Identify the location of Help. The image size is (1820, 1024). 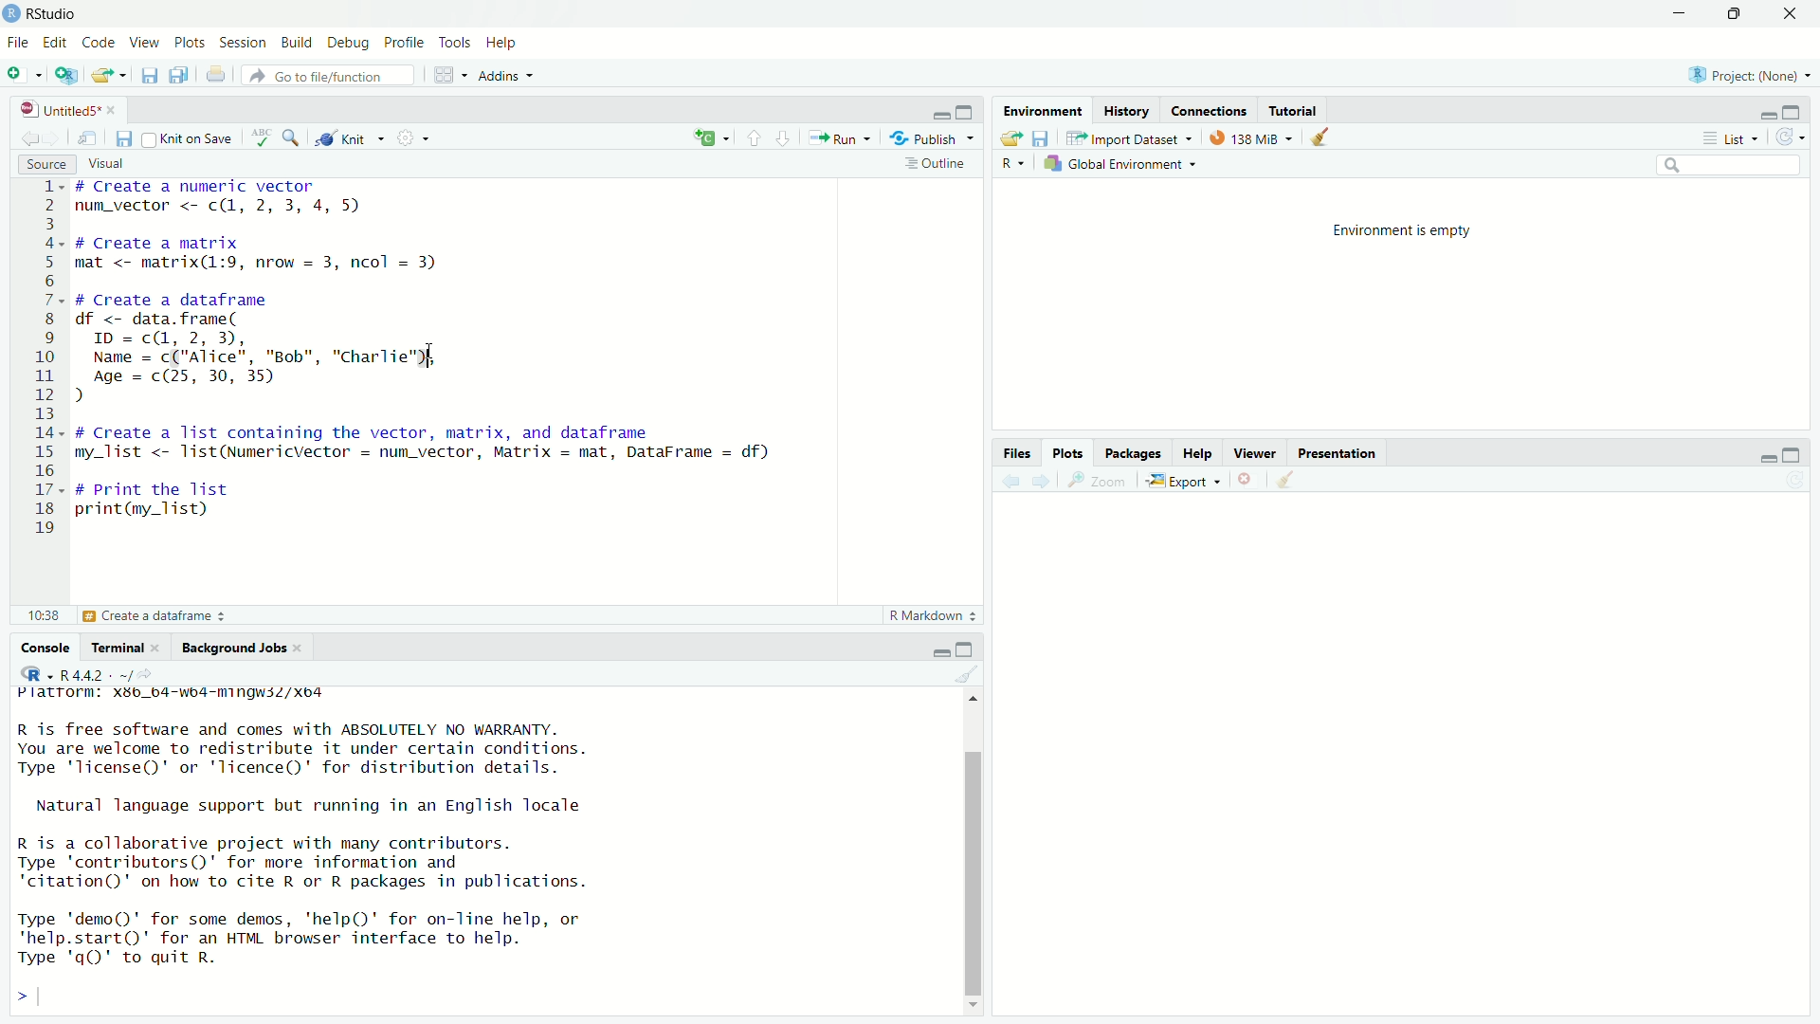
(1199, 453).